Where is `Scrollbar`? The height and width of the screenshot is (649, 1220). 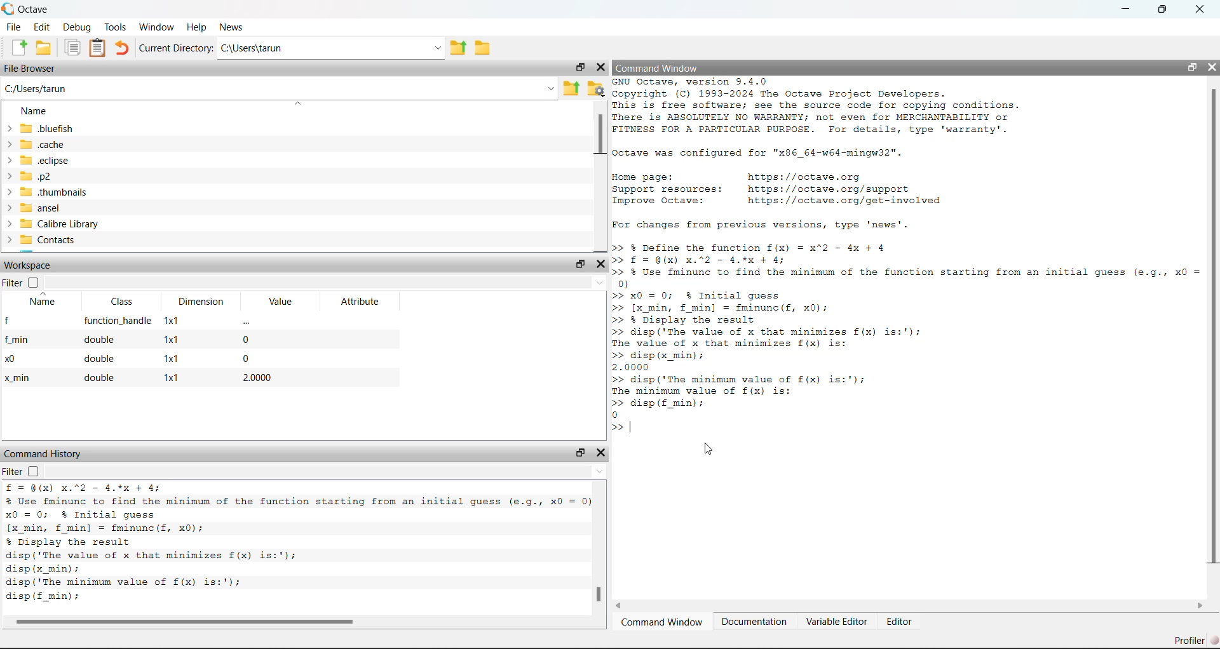
Scrollbar is located at coordinates (600, 594).